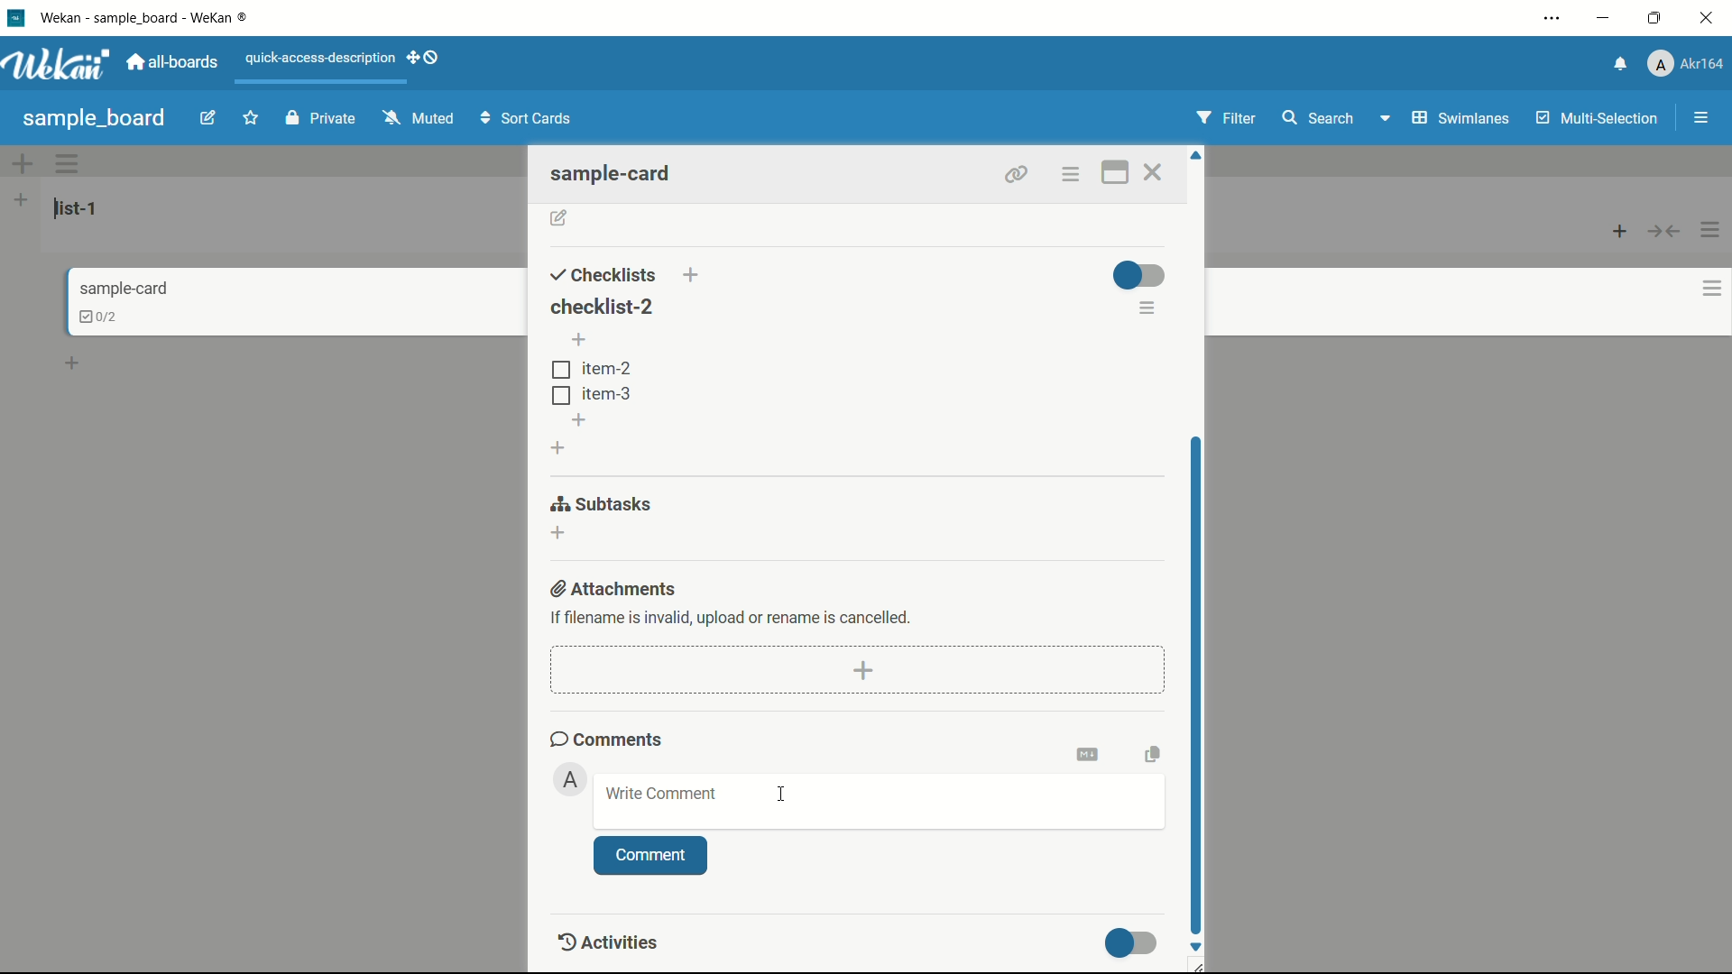 This screenshot has width=1732, height=974. I want to click on profile, so click(1689, 64).